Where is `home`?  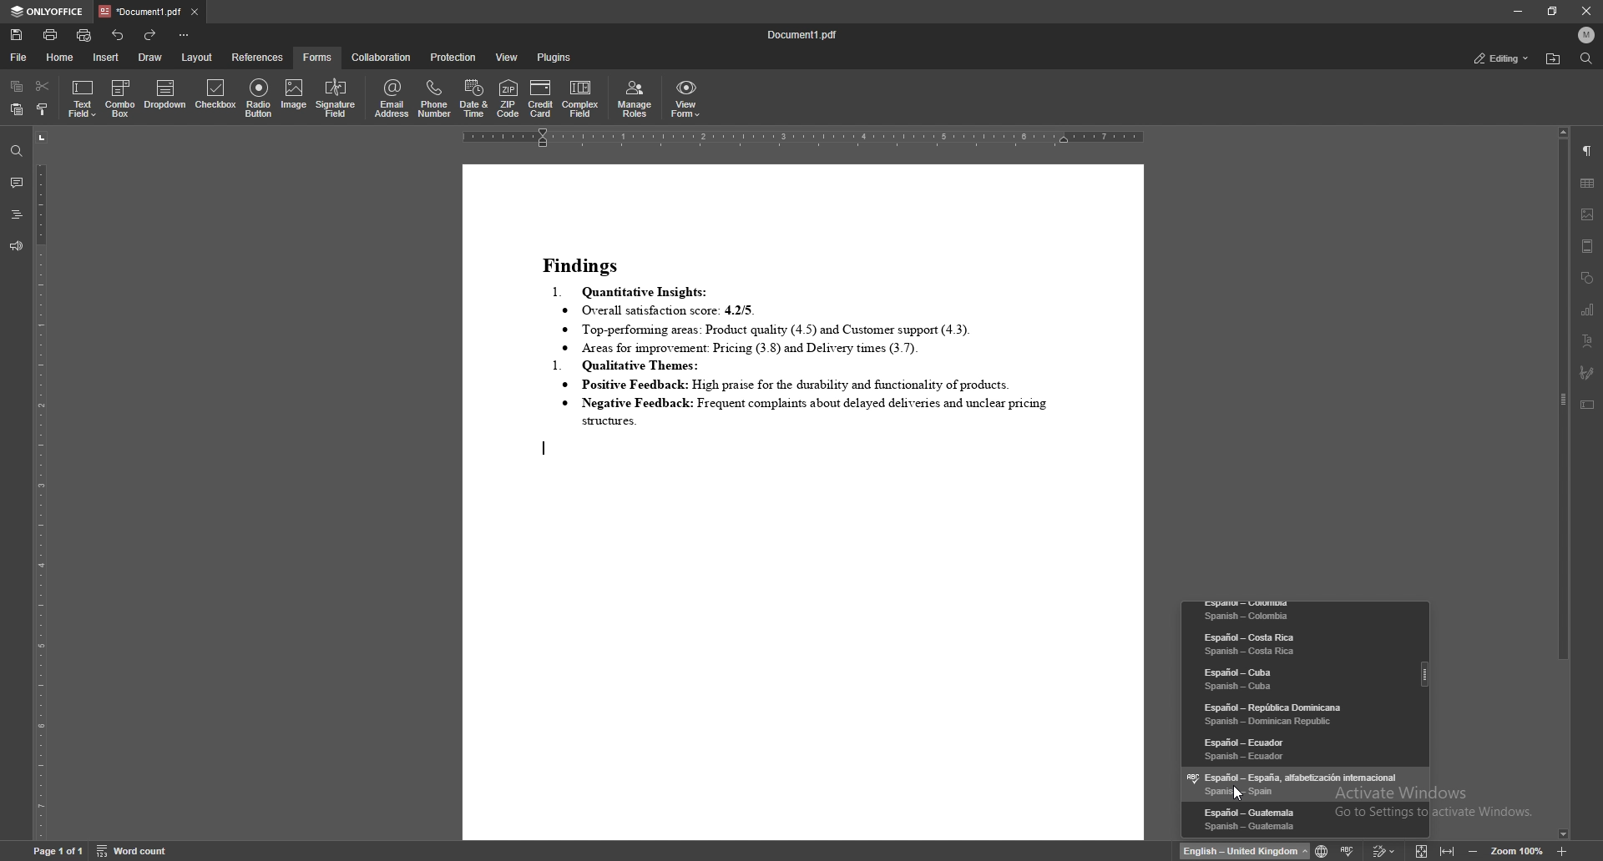 home is located at coordinates (61, 58).